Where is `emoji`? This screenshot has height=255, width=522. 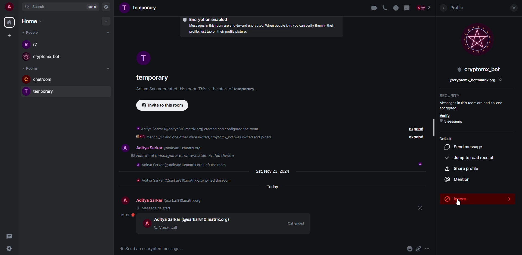 emoji is located at coordinates (410, 248).